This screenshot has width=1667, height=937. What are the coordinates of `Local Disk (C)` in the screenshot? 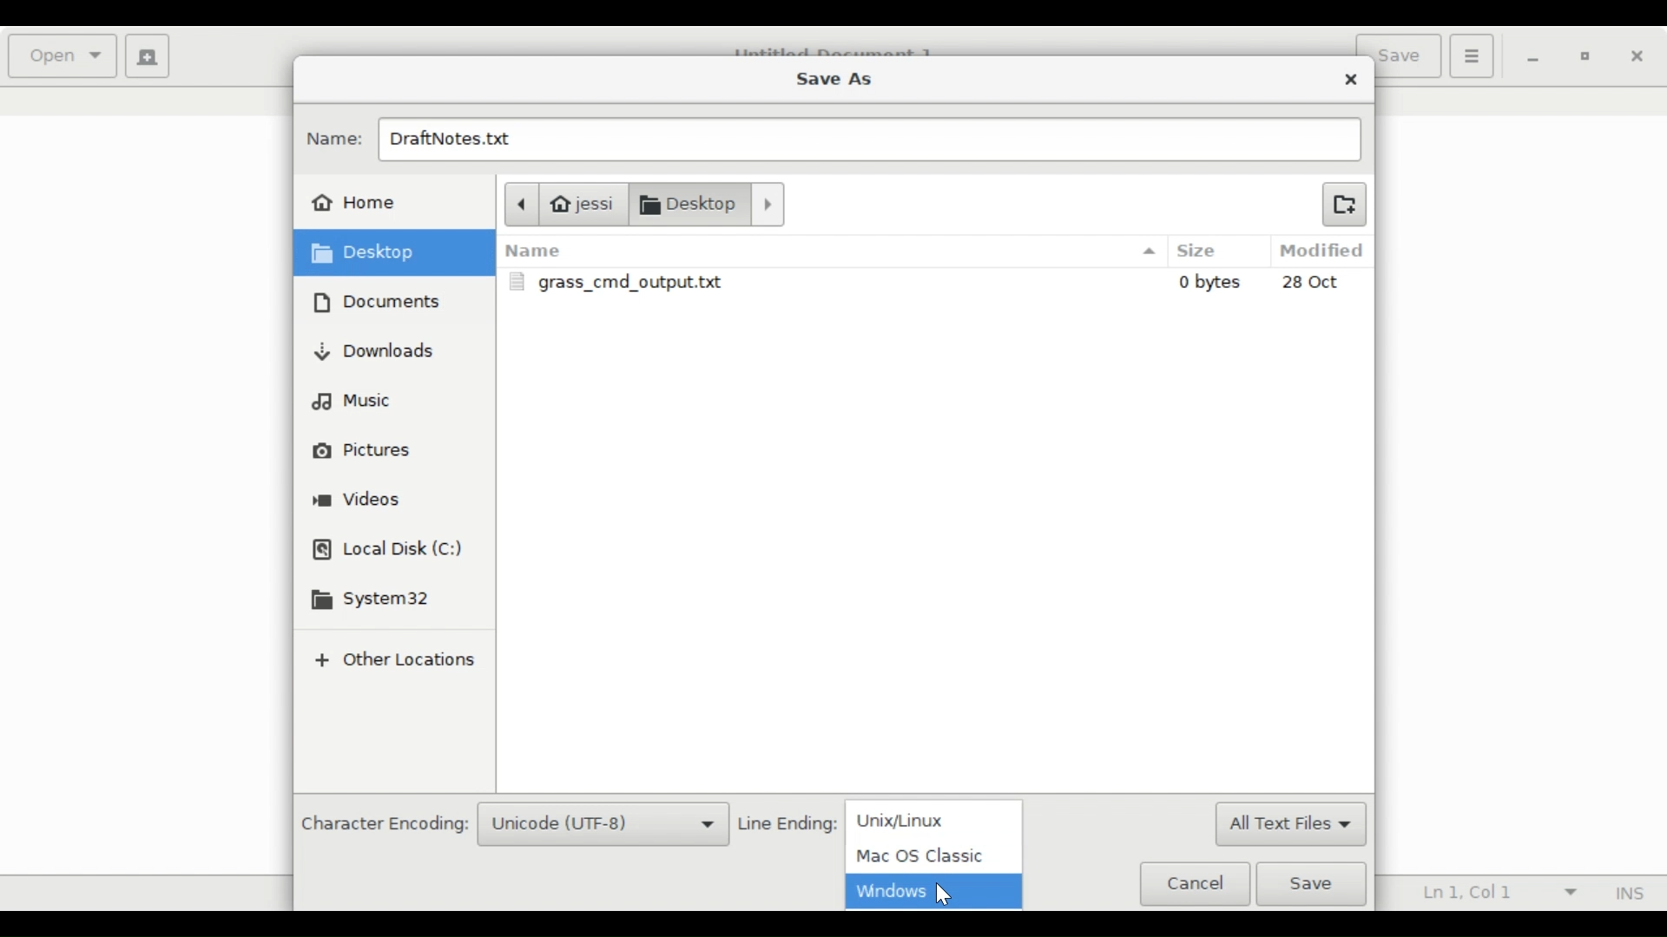 It's located at (390, 551).